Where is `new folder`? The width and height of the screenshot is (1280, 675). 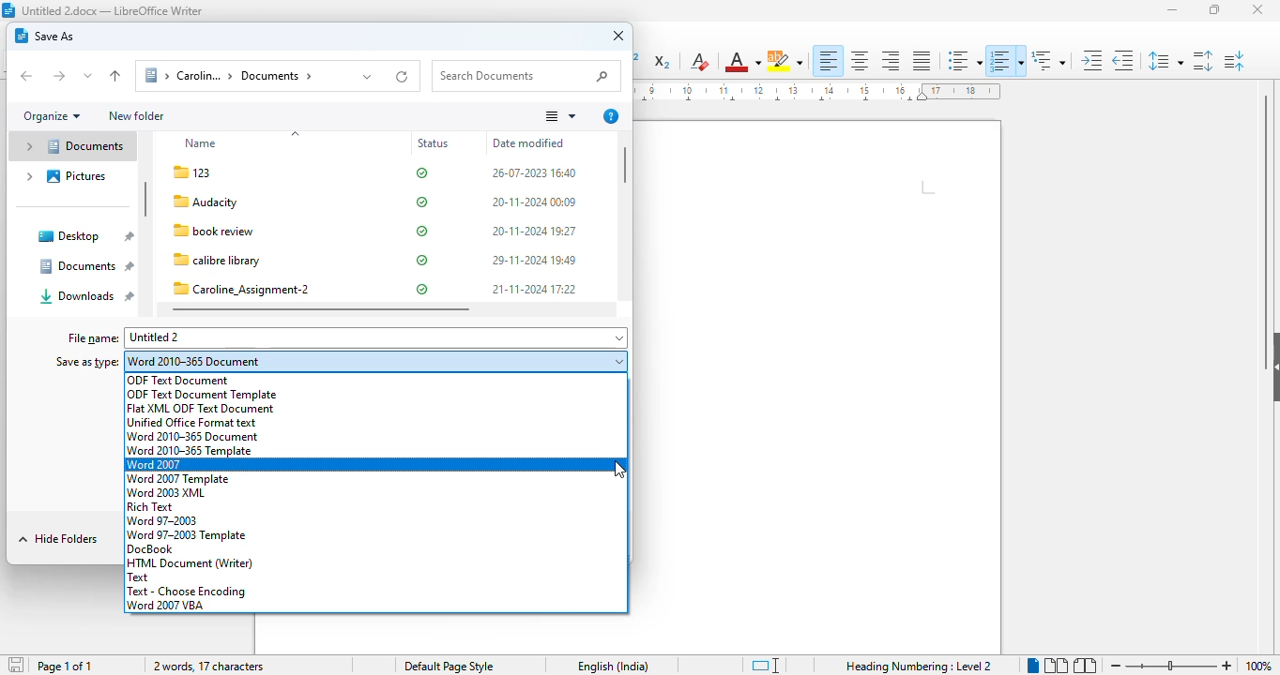
new folder is located at coordinates (136, 115).